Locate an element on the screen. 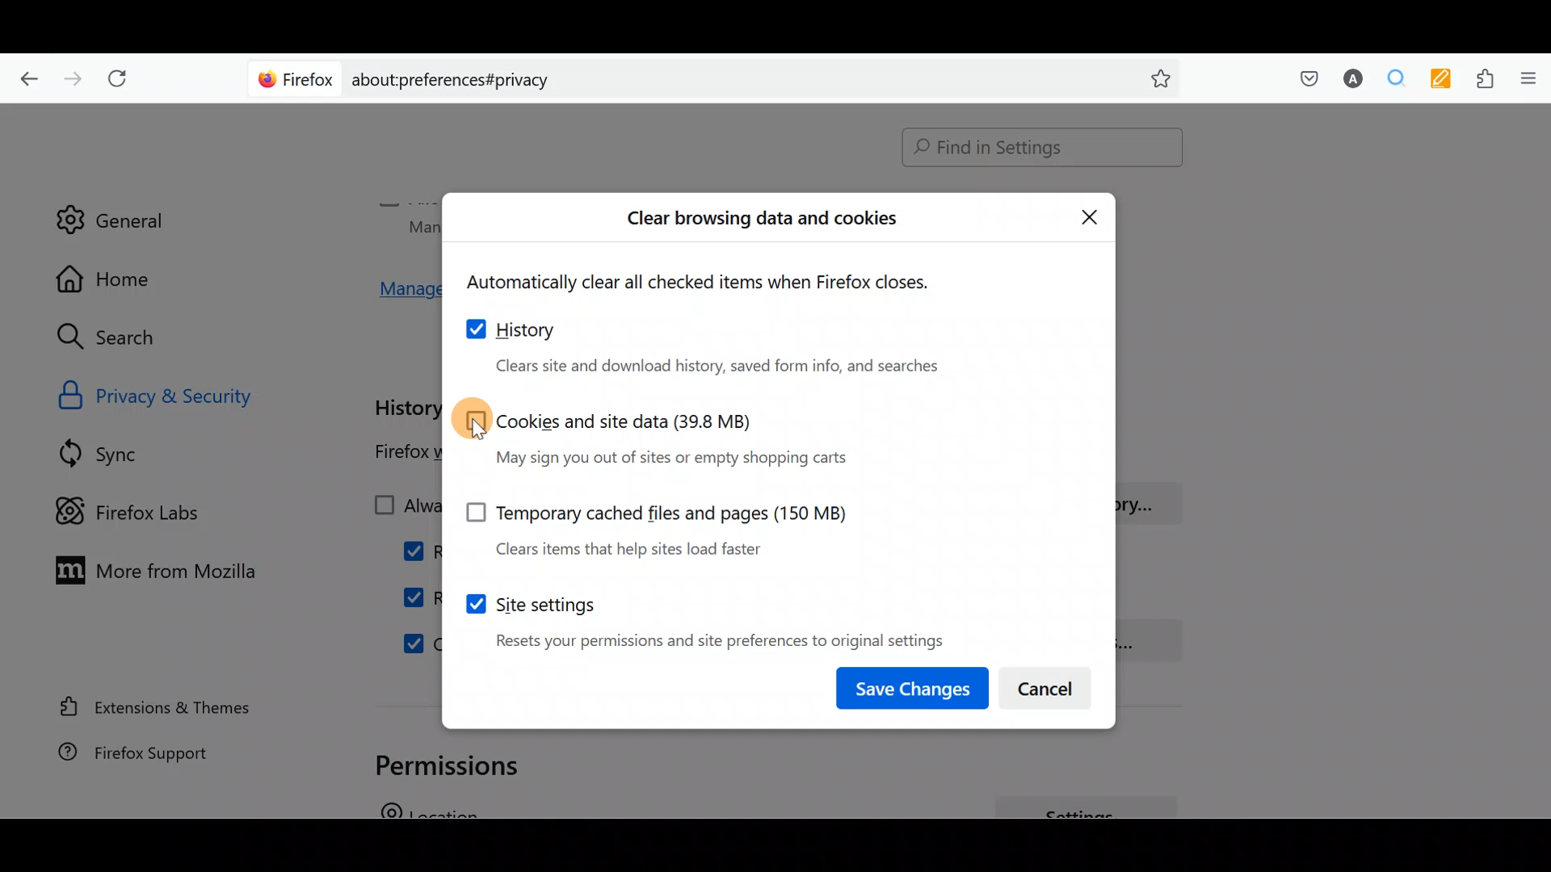  Save to pocket is located at coordinates (1302, 78).